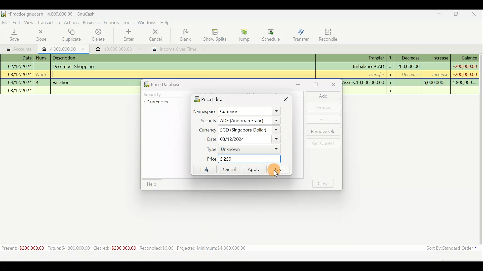  I want to click on Scroll bar, so click(480, 150).